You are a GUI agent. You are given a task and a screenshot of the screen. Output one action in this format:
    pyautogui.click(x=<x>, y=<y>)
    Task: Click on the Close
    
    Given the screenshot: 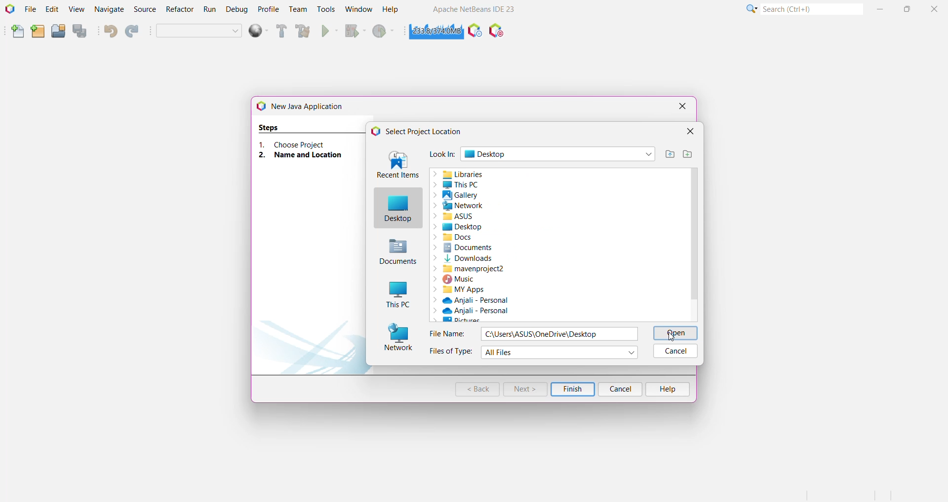 What is the action you would take?
    pyautogui.click(x=690, y=132)
    